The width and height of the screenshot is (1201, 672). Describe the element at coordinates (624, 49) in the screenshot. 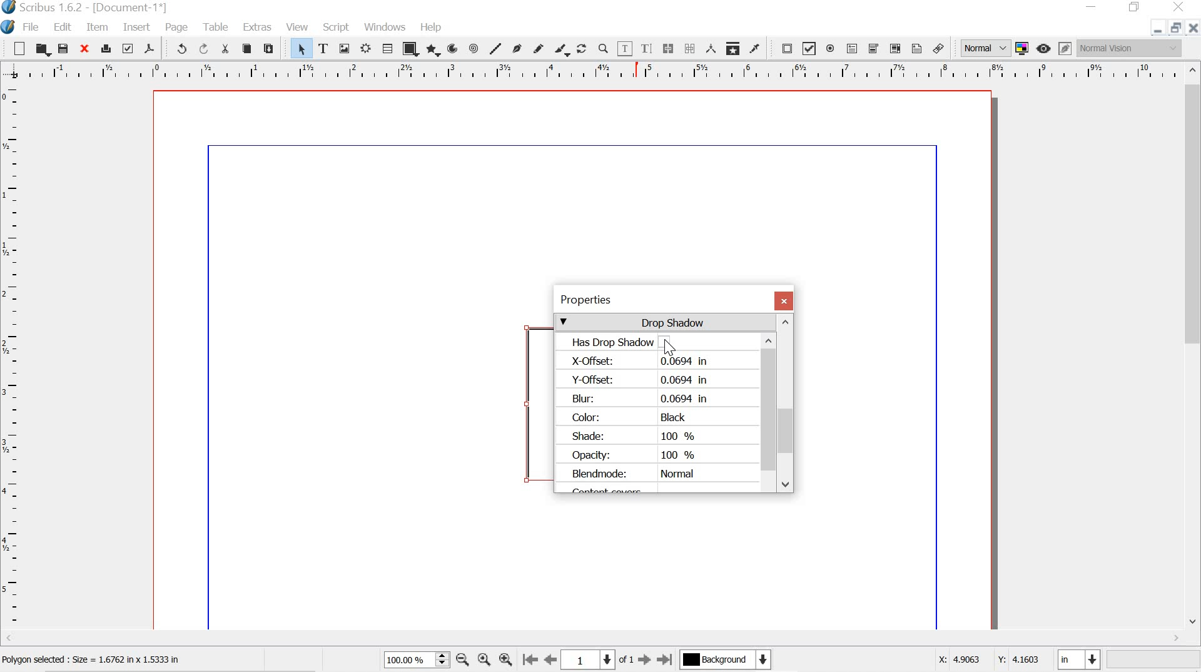

I see `edit contents of frame` at that location.